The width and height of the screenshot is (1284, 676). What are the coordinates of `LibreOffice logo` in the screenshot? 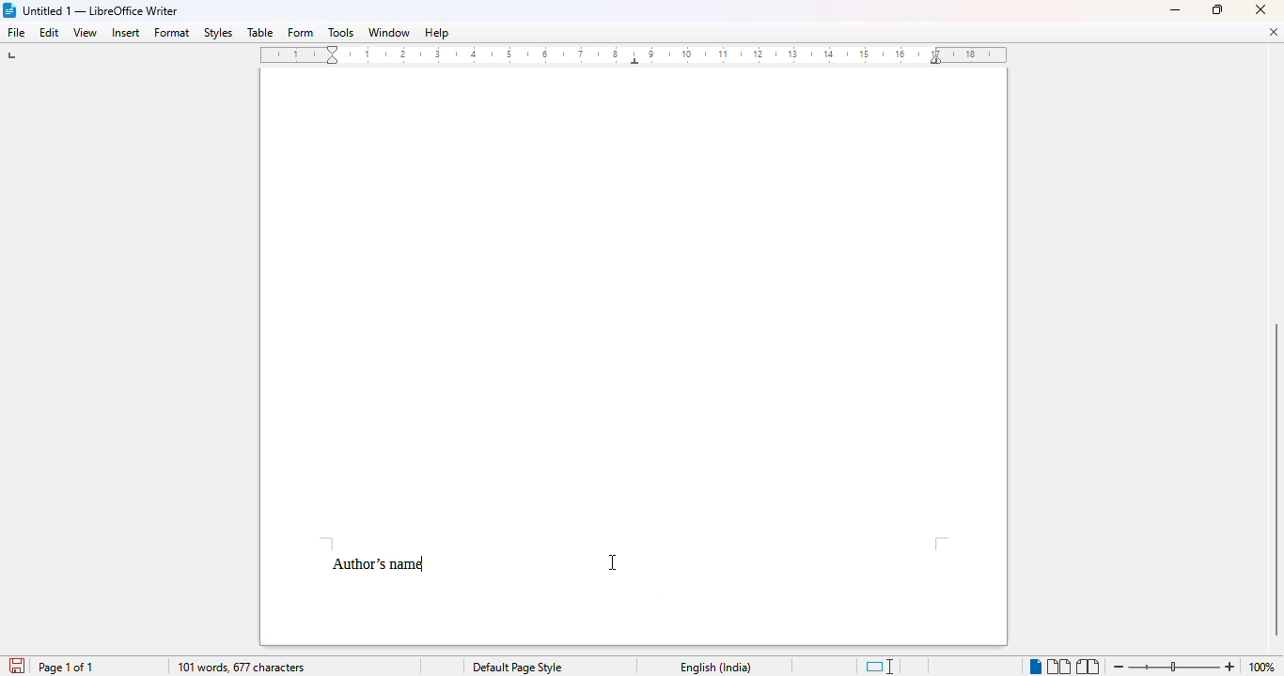 It's located at (10, 9).